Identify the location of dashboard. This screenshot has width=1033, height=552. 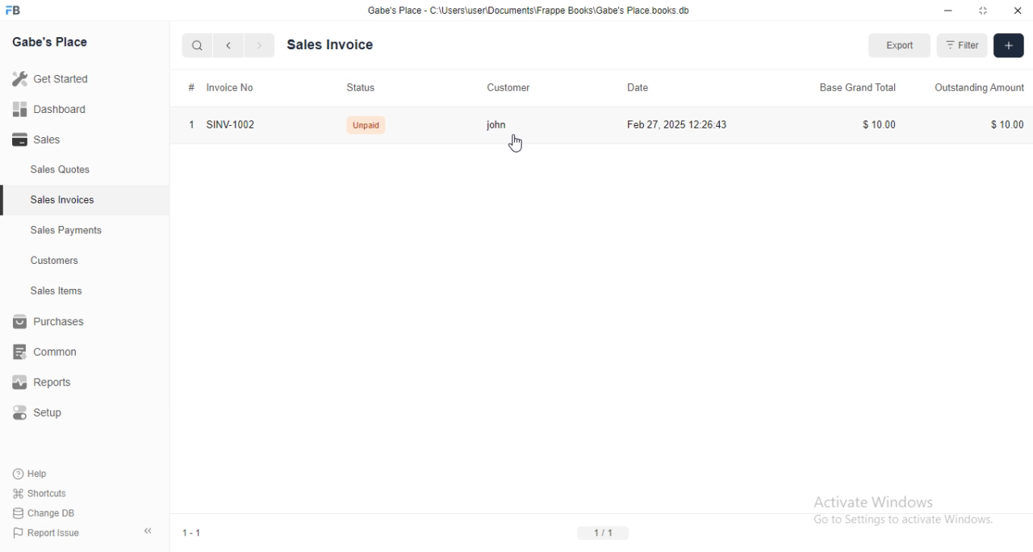
(50, 109).